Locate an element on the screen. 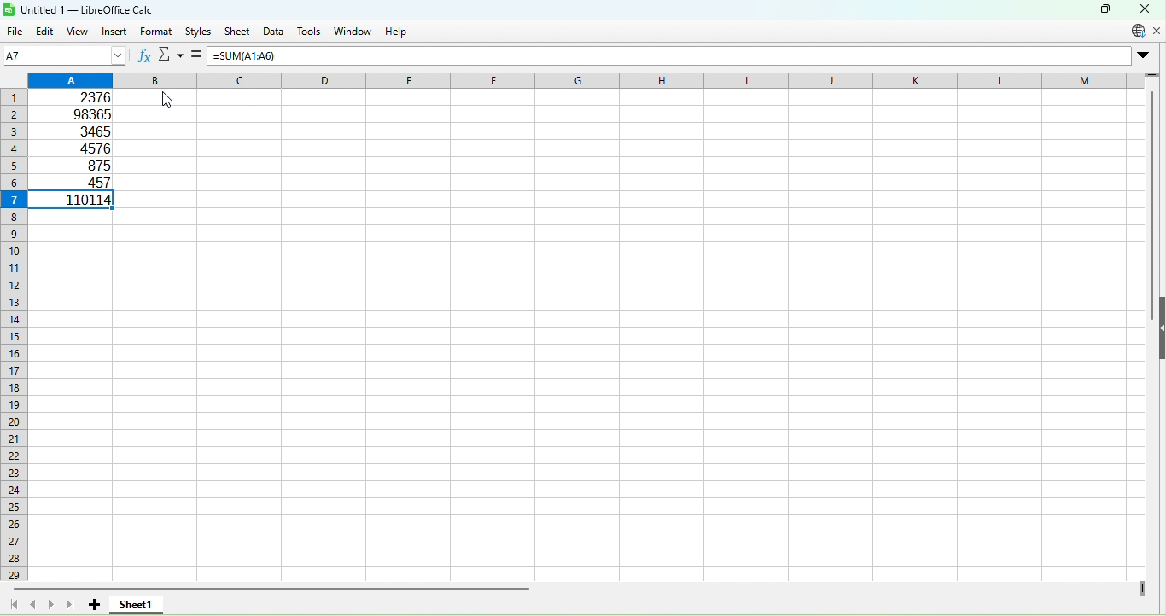 The image size is (1166, 616). Sheet1 is located at coordinates (136, 603).